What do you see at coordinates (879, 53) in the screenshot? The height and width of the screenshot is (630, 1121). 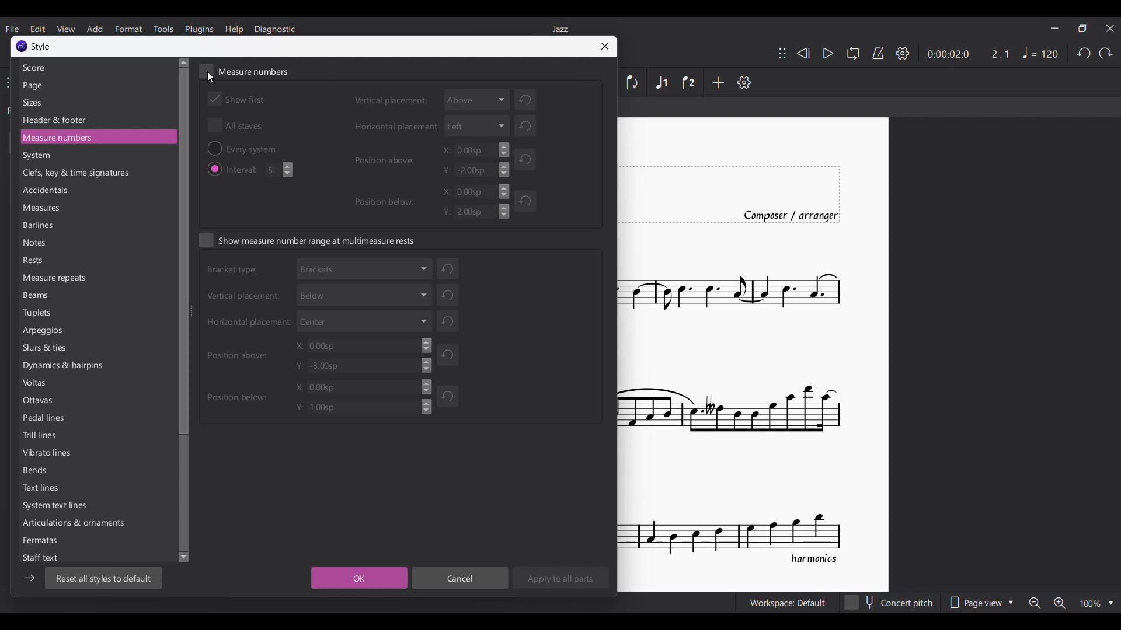 I see `Metronome` at bounding box center [879, 53].